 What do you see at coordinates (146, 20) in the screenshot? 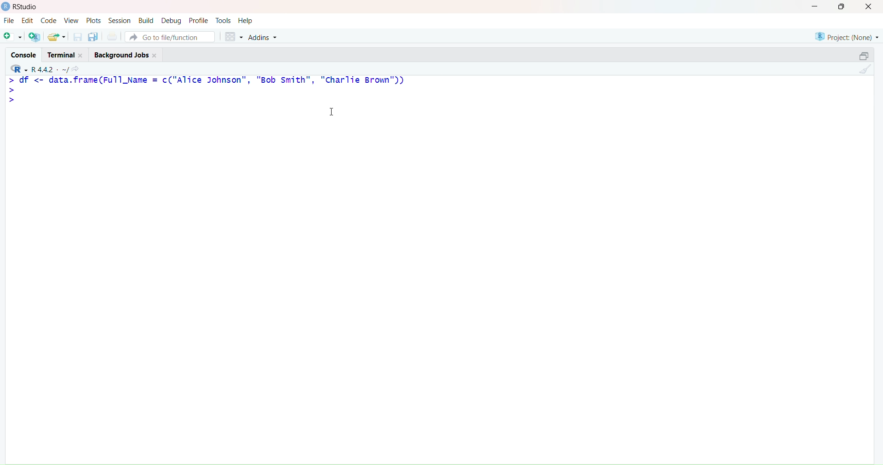
I see `Build` at bounding box center [146, 20].